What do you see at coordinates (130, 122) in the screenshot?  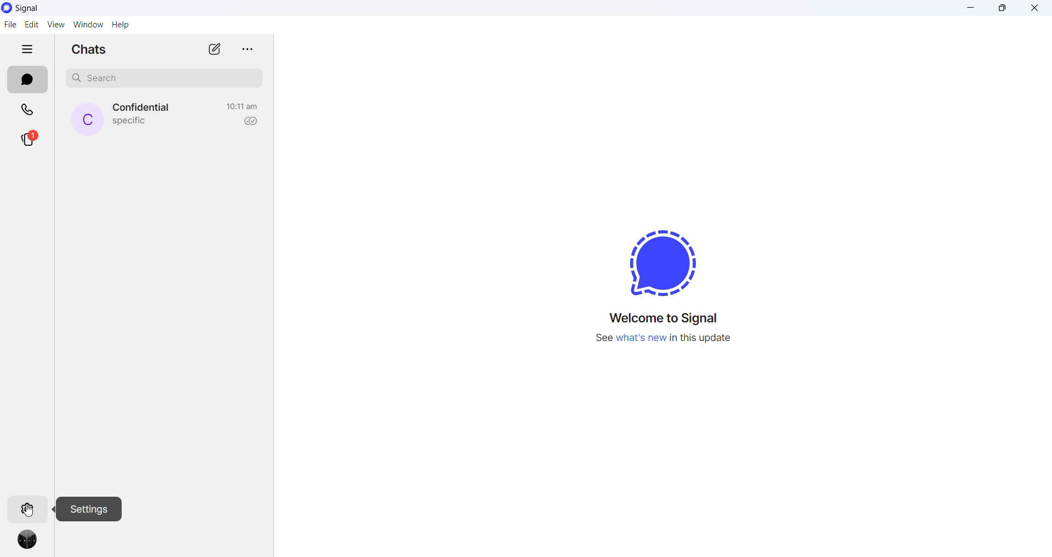 I see `last message` at bounding box center [130, 122].